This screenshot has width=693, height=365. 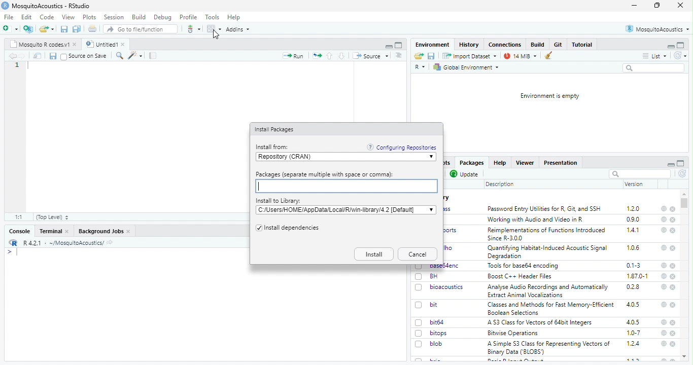 I want to click on web, so click(x=665, y=220).